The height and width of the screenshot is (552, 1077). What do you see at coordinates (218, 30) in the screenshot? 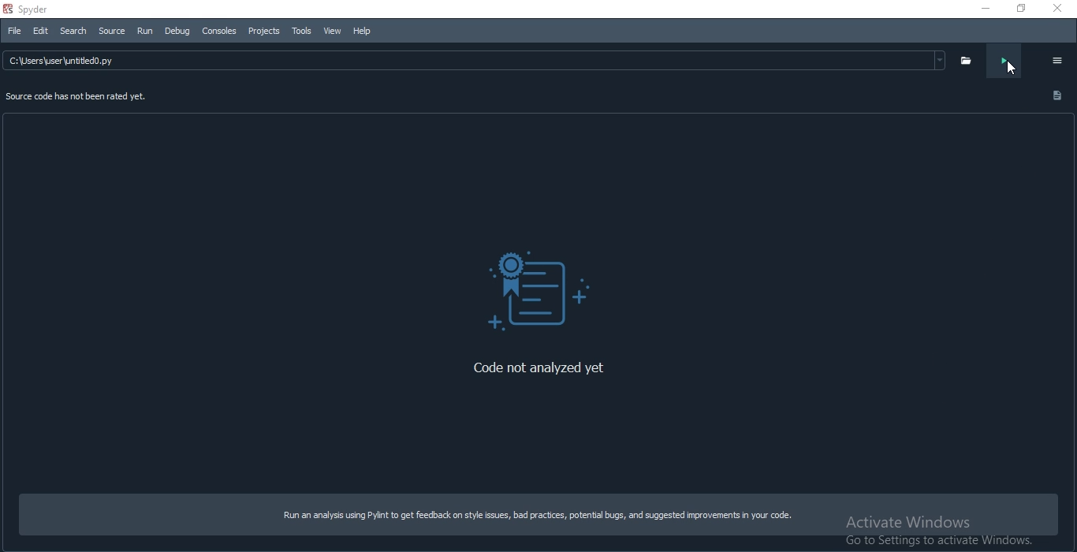
I see `consoles` at bounding box center [218, 30].